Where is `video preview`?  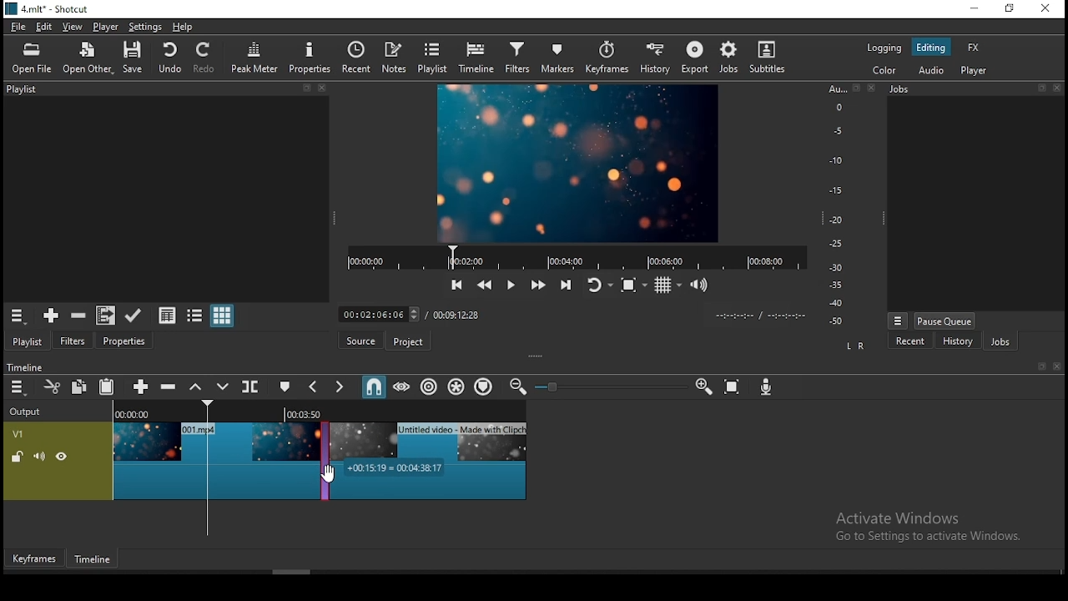
video preview is located at coordinates (577, 163).